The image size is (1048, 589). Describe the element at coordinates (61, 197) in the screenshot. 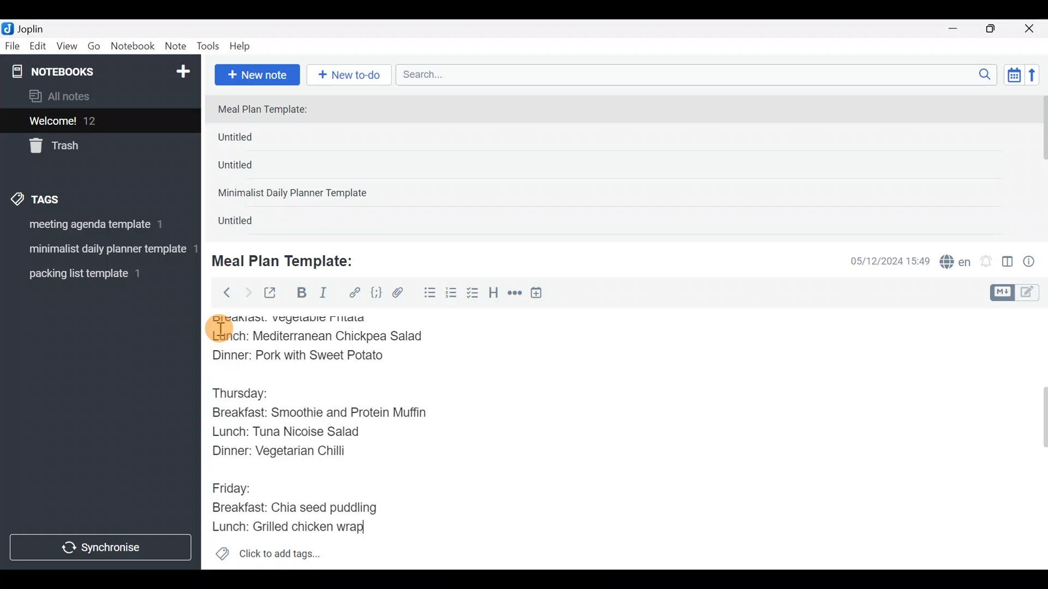

I see `Tags` at that location.